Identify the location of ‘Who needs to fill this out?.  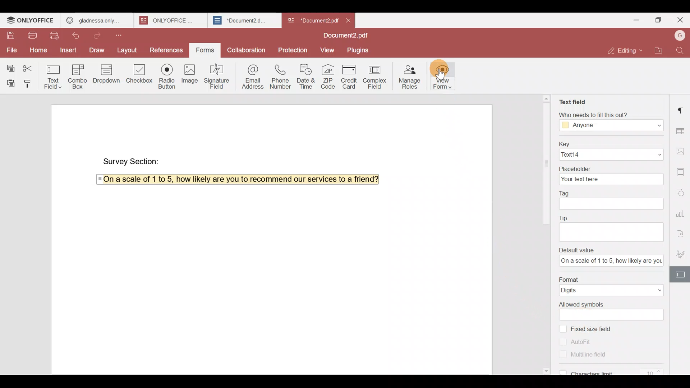
(614, 115).